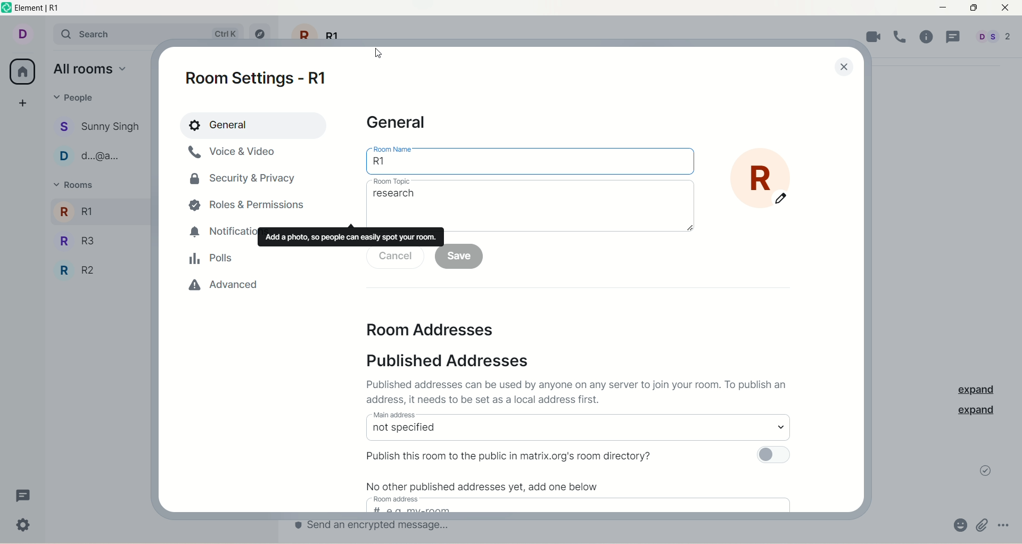  What do you see at coordinates (901, 37) in the screenshot?
I see `voice call` at bounding box center [901, 37].